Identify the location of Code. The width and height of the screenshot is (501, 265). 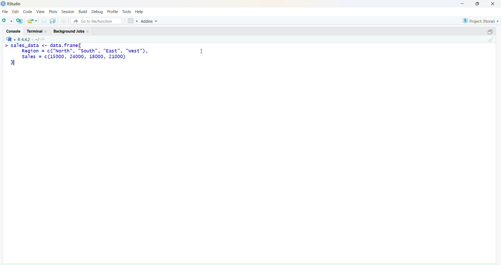
(28, 12).